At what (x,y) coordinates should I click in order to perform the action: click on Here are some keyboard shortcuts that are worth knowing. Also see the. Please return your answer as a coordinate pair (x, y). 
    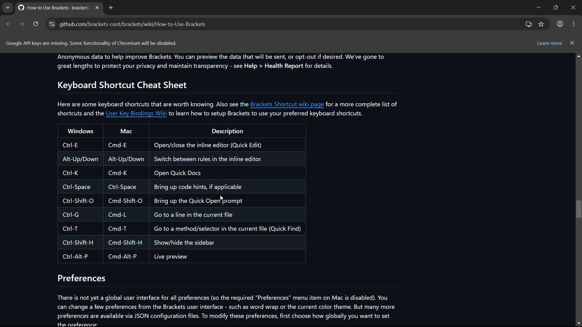
    Looking at the image, I should click on (153, 104).